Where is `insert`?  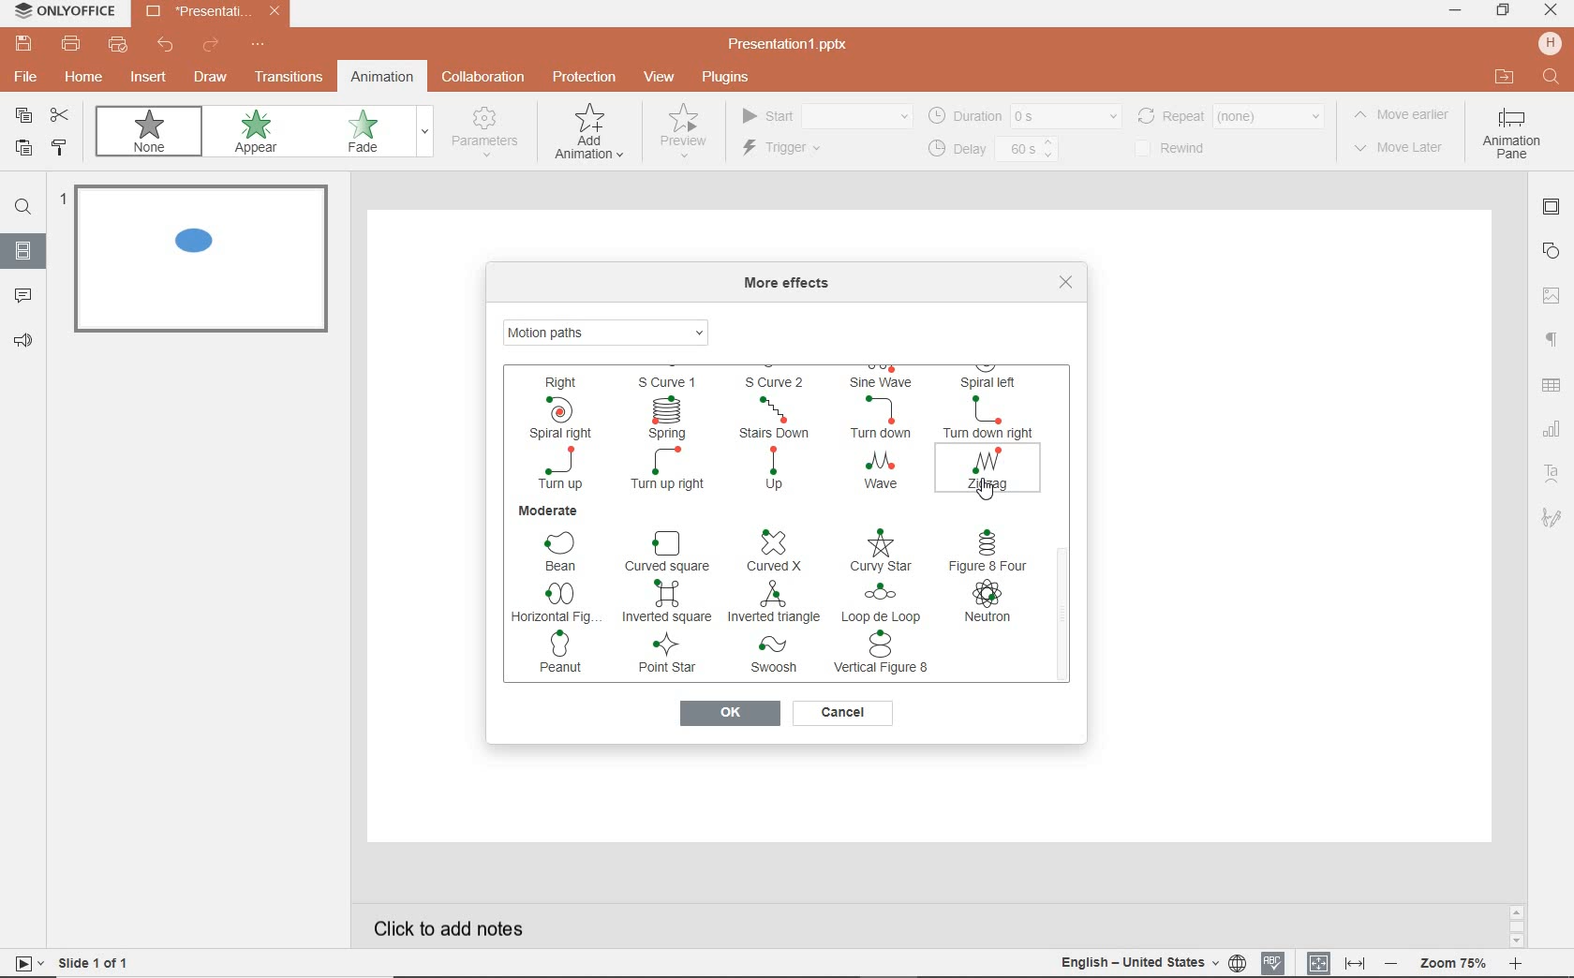 insert is located at coordinates (145, 78).